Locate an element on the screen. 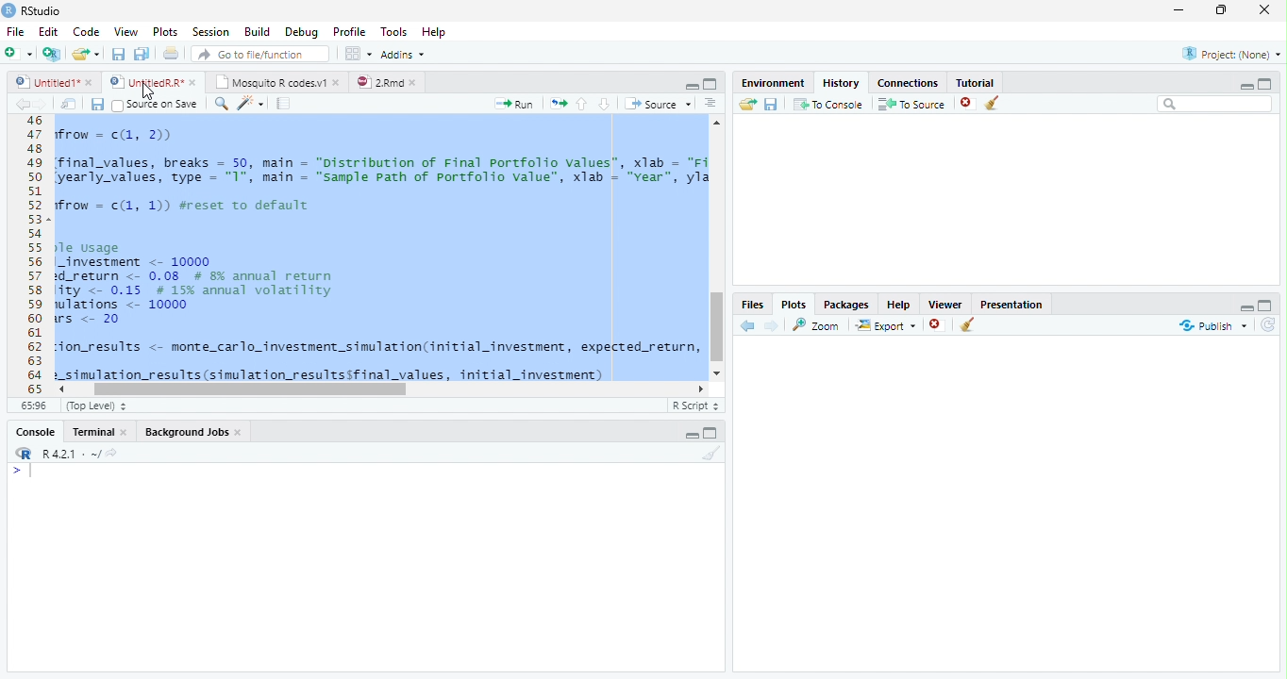 The image size is (1287, 679). Plots is located at coordinates (164, 32).